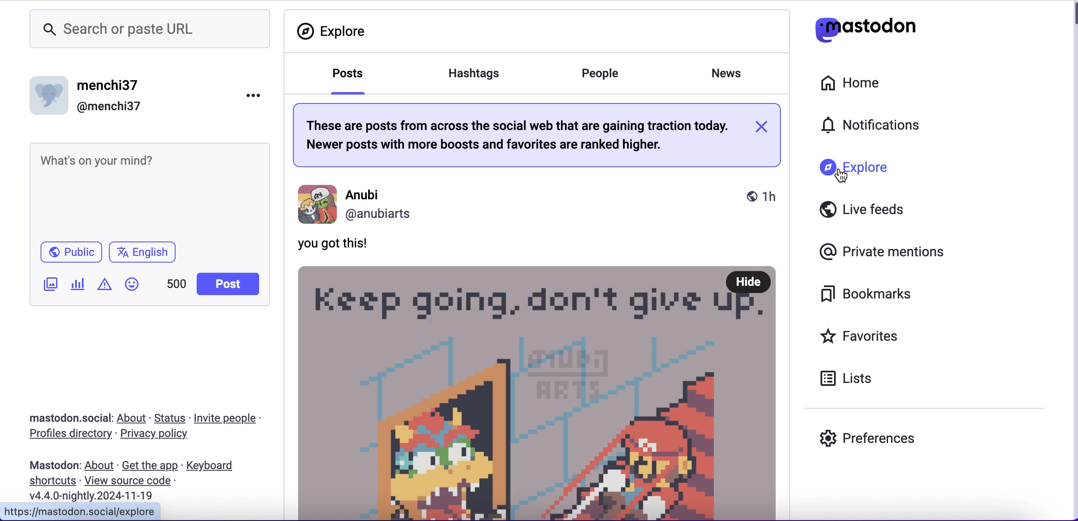 This screenshot has height=521, width=1078. Describe the element at coordinates (231, 419) in the screenshot. I see `invite people` at that location.